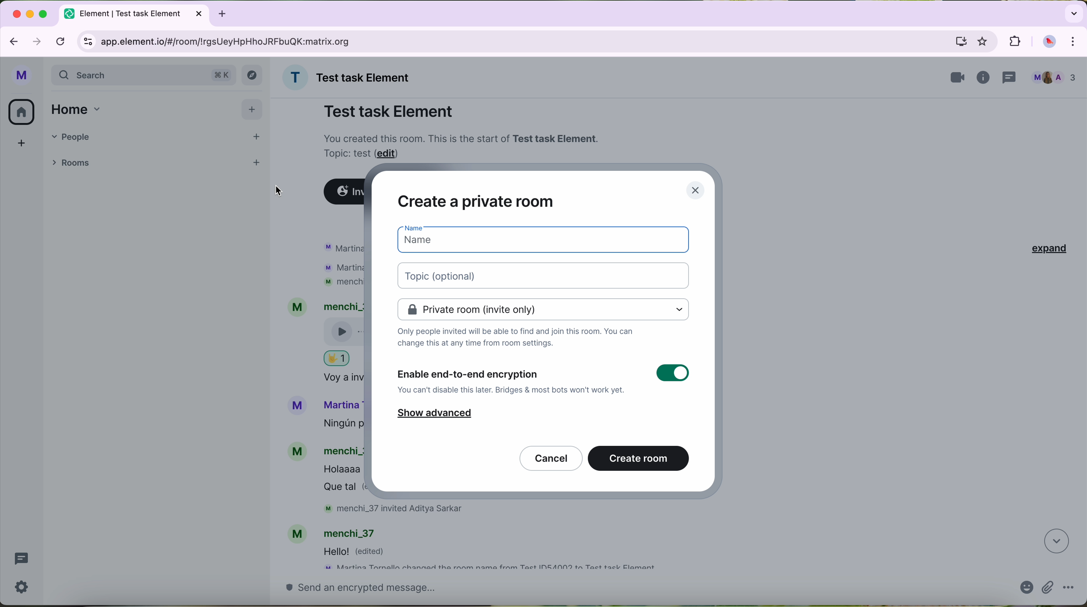 This screenshot has height=607, width=1087. Describe the element at coordinates (1014, 40) in the screenshot. I see `extensions` at that location.